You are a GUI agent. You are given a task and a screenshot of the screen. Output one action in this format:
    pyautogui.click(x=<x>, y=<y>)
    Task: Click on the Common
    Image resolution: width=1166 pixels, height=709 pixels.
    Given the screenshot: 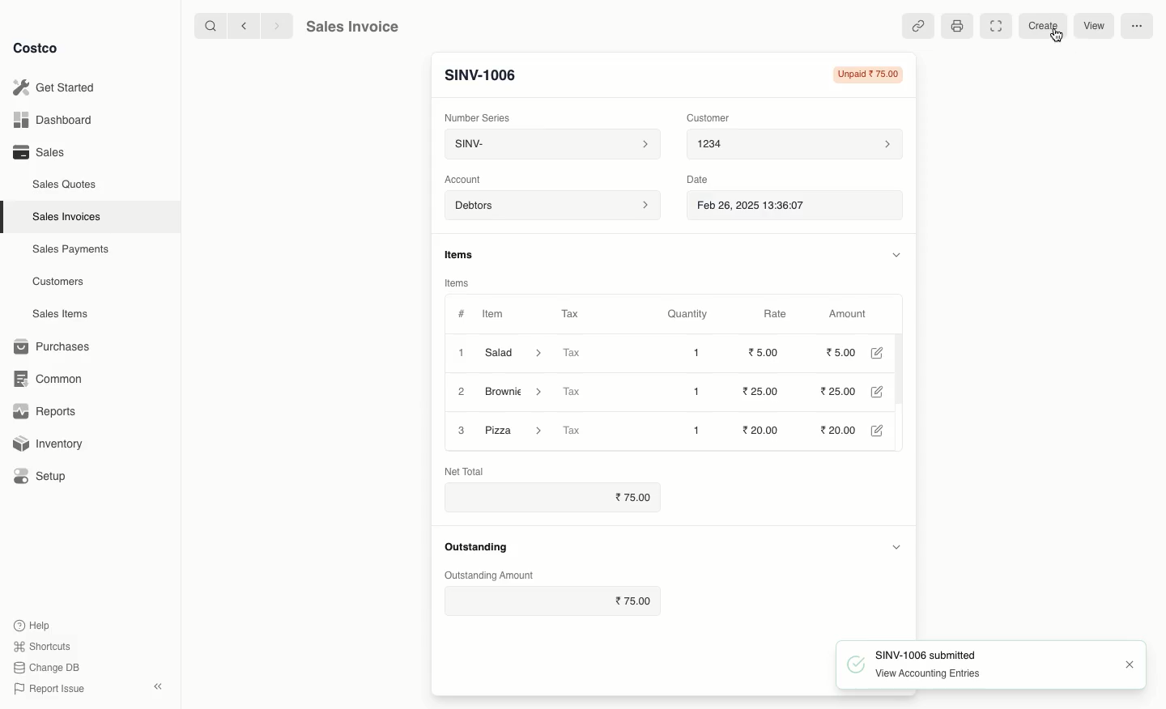 What is the action you would take?
    pyautogui.click(x=55, y=379)
    